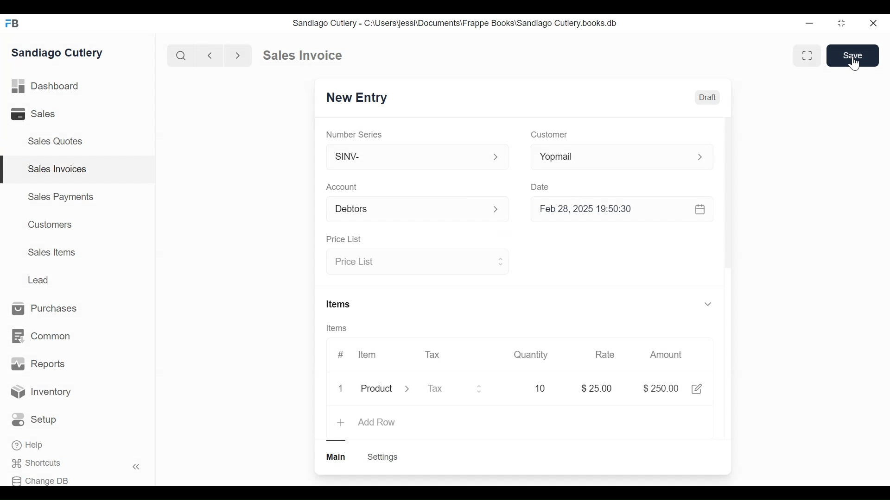 Image resolution: width=890 pixels, height=500 pixels. I want to click on Dashboard, so click(46, 85).